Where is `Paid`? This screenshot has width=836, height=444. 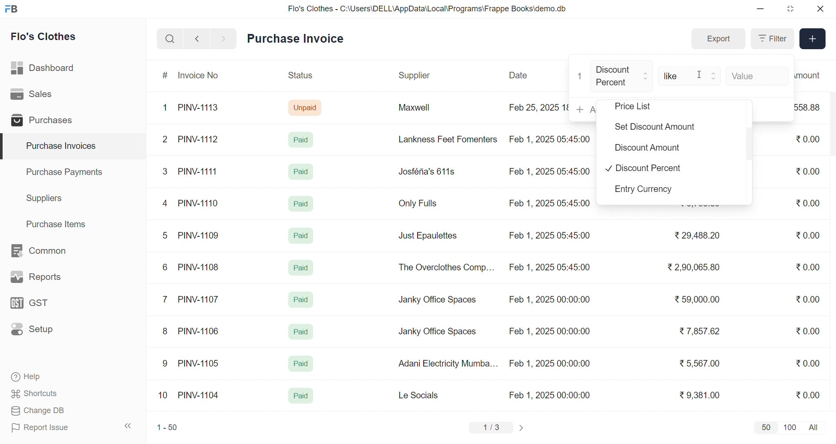 Paid is located at coordinates (300, 203).